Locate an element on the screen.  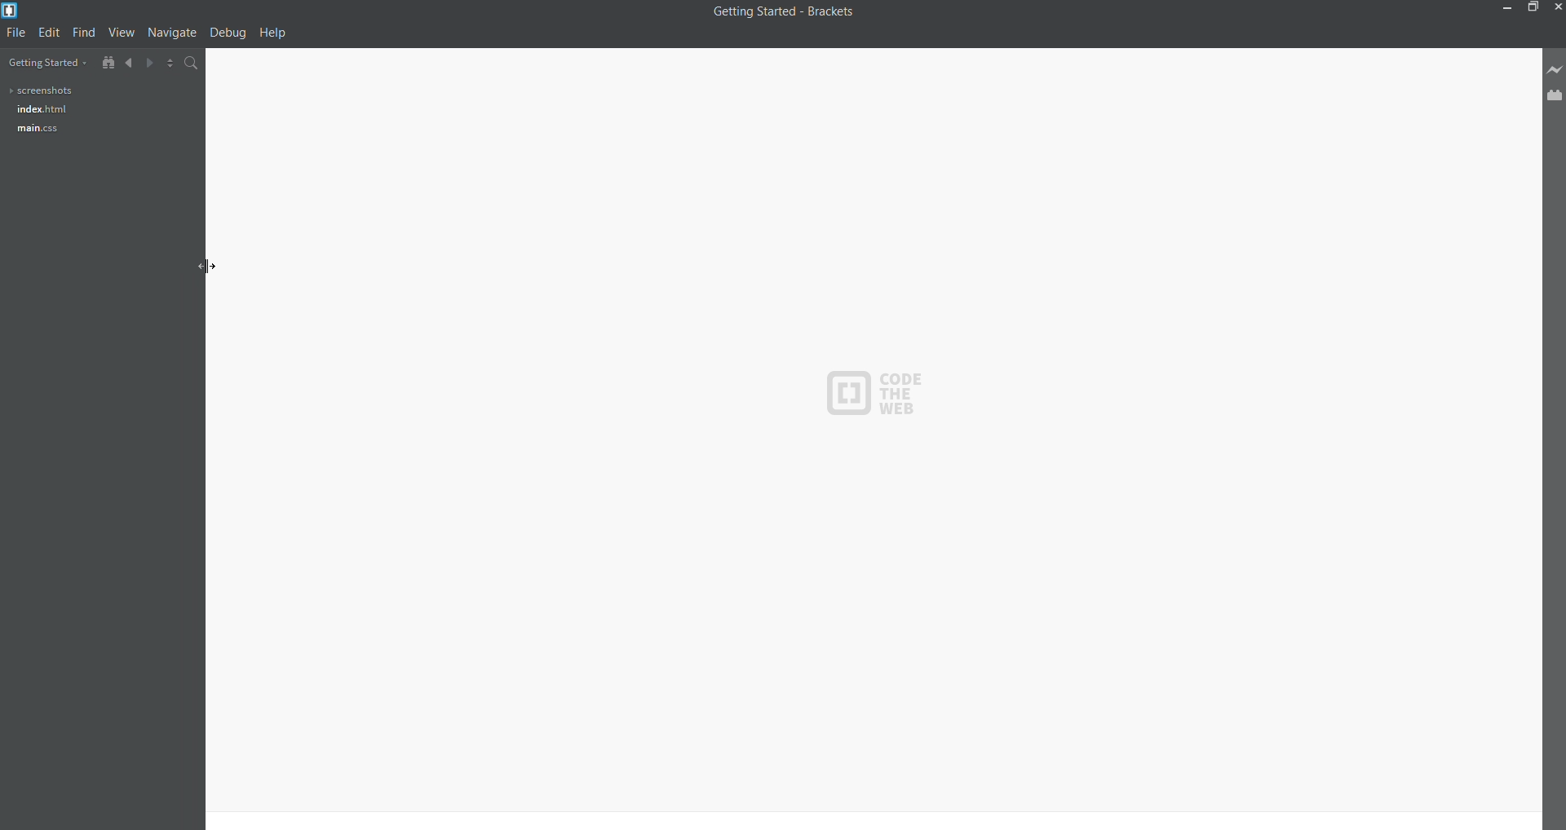
close is located at coordinates (1557, 7).